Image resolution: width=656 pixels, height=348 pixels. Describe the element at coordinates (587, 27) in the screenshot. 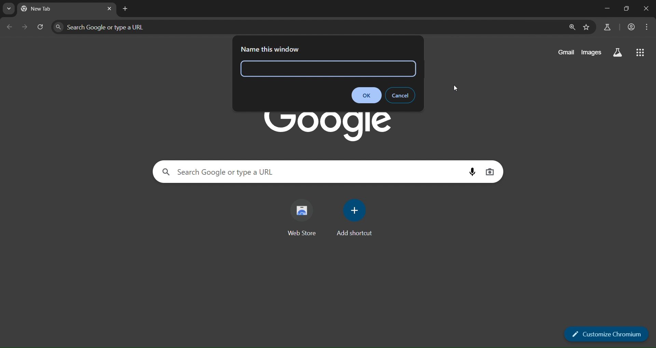

I see `bookmark page` at that location.